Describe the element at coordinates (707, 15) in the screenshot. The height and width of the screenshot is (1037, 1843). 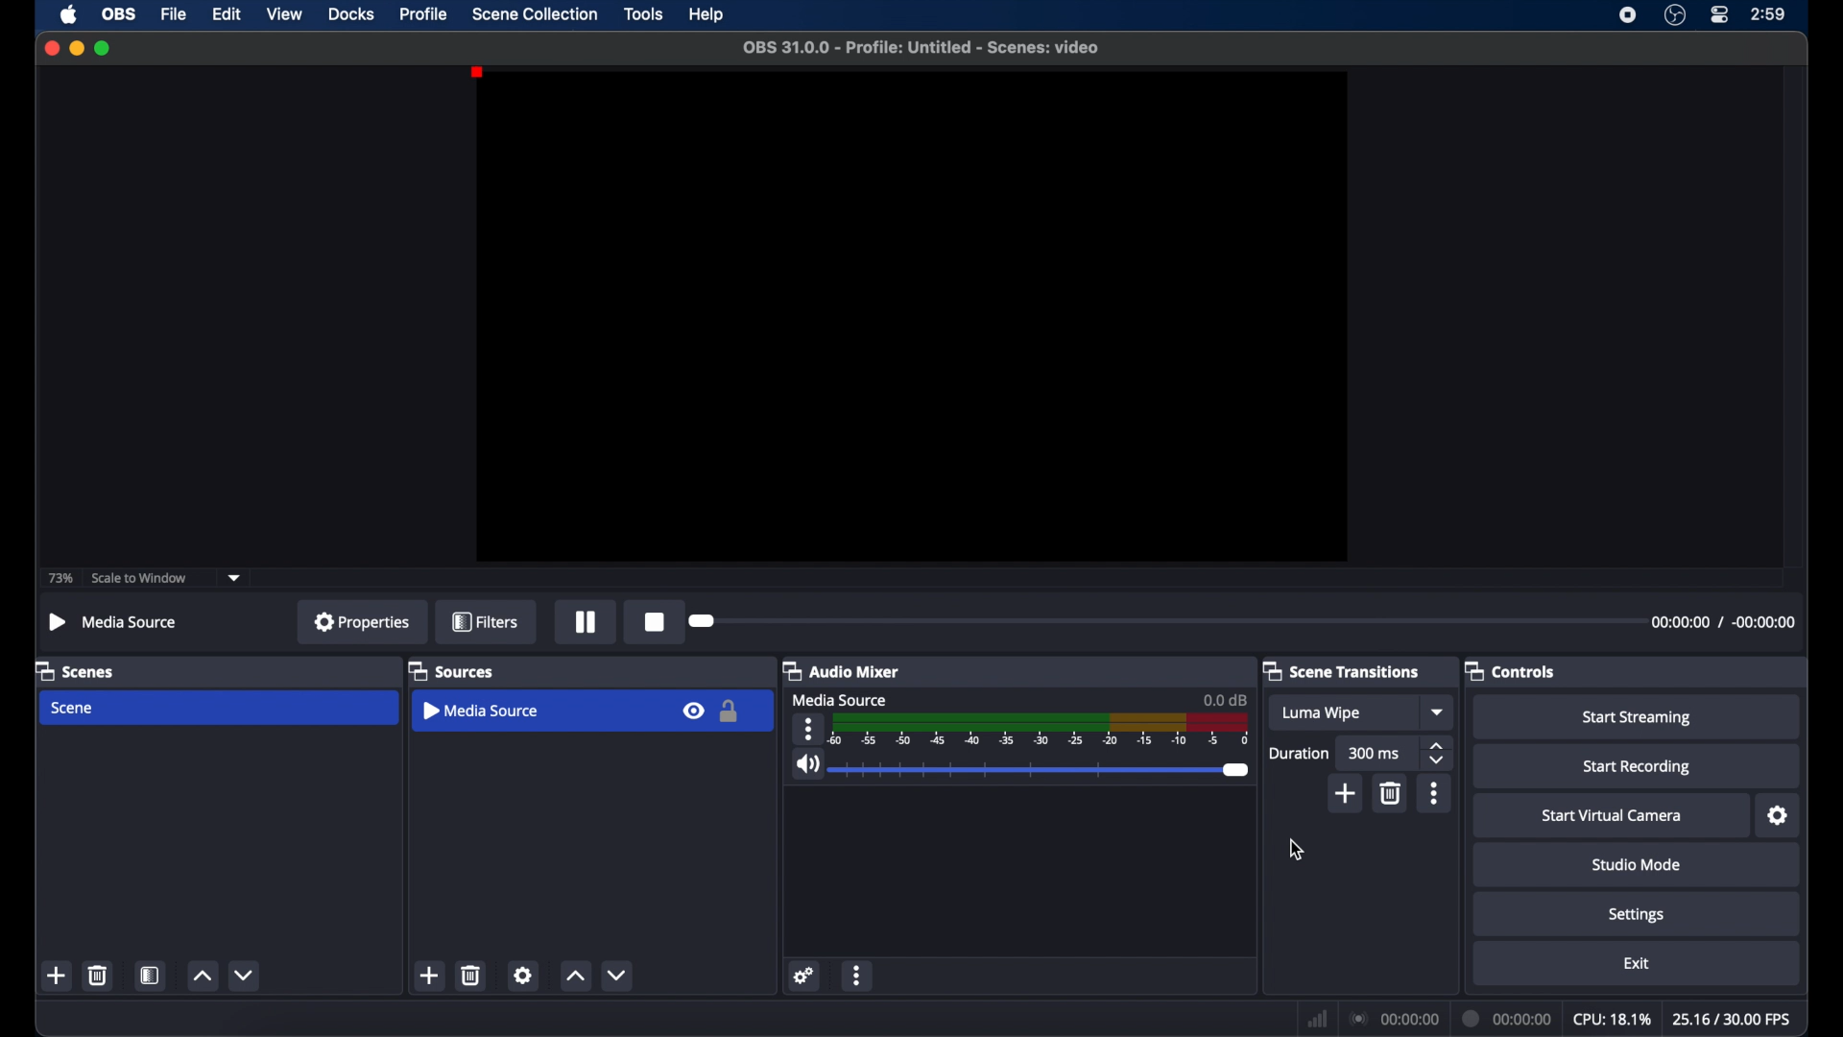
I see `help` at that location.